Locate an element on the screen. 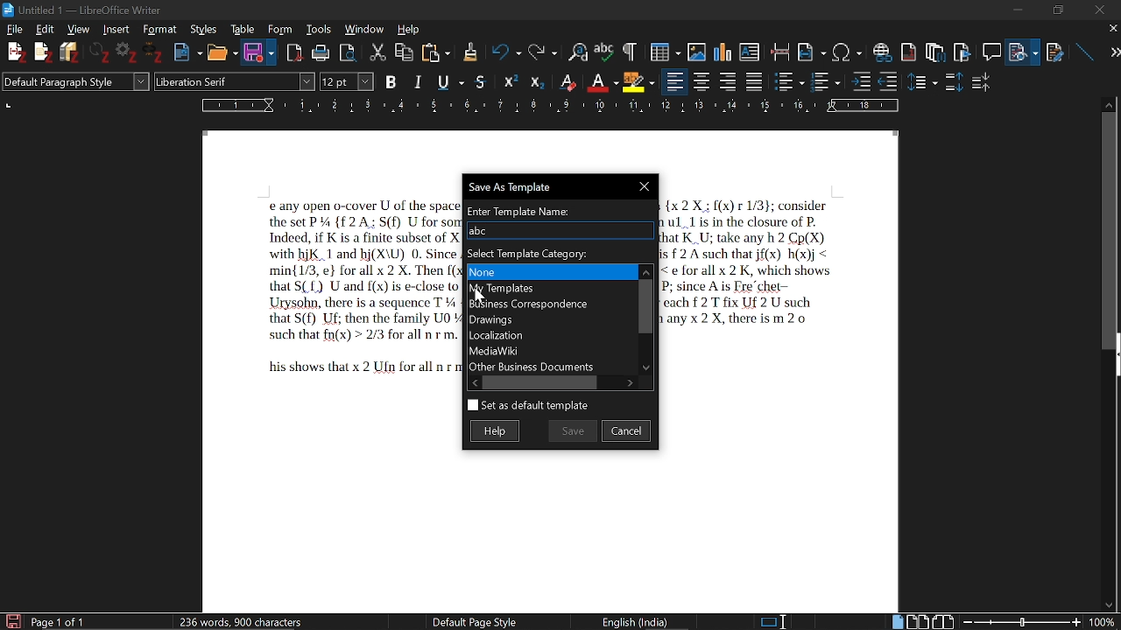 This screenshot has height=630, width=1121. Move down is located at coordinates (648, 368).